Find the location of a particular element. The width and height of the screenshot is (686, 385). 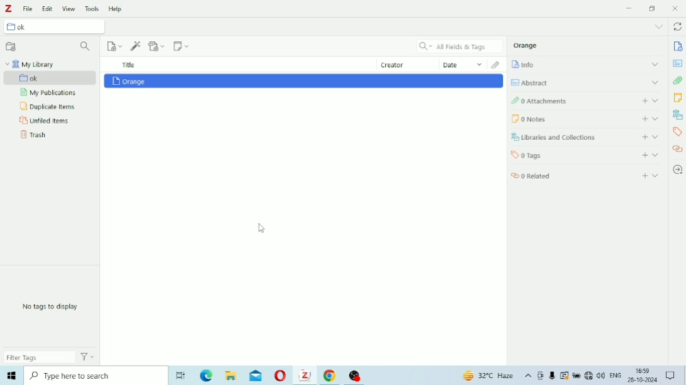

Microsoft Edge is located at coordinates (11, 376).